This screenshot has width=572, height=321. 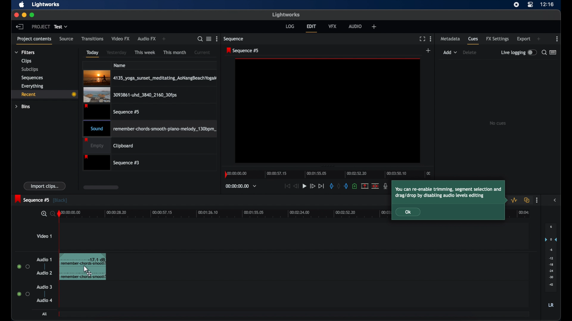 I want to click on audio 1, so click(x=44, y=259).